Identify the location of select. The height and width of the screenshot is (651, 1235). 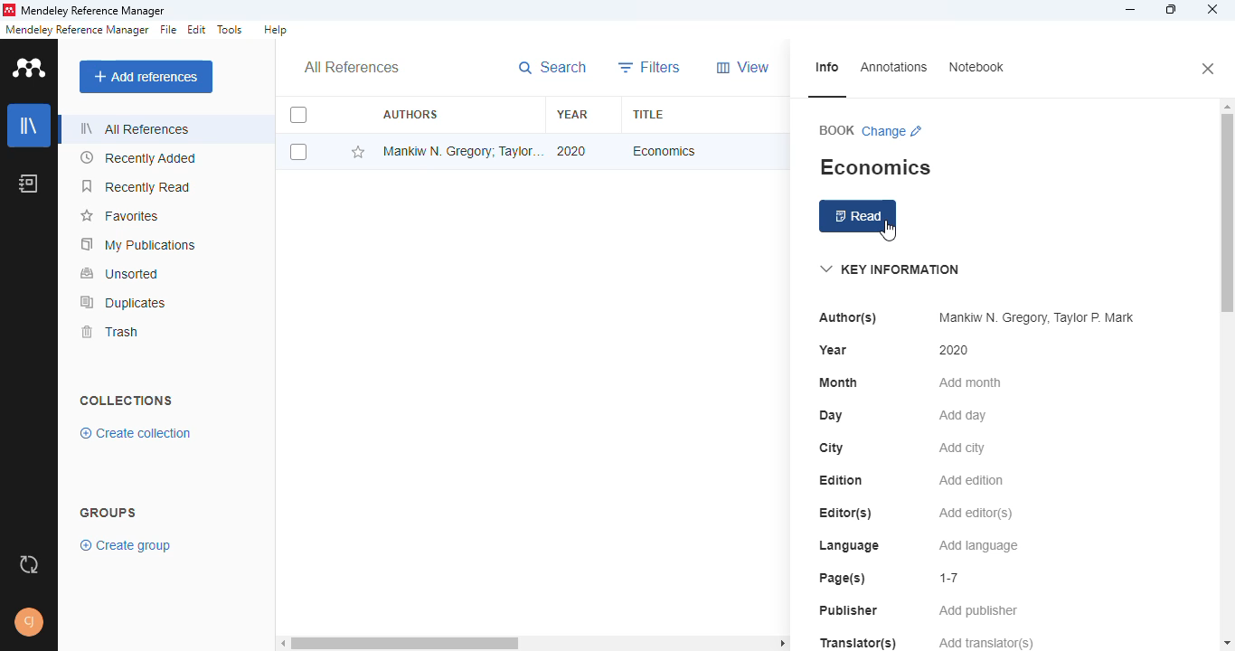
(298, 115).